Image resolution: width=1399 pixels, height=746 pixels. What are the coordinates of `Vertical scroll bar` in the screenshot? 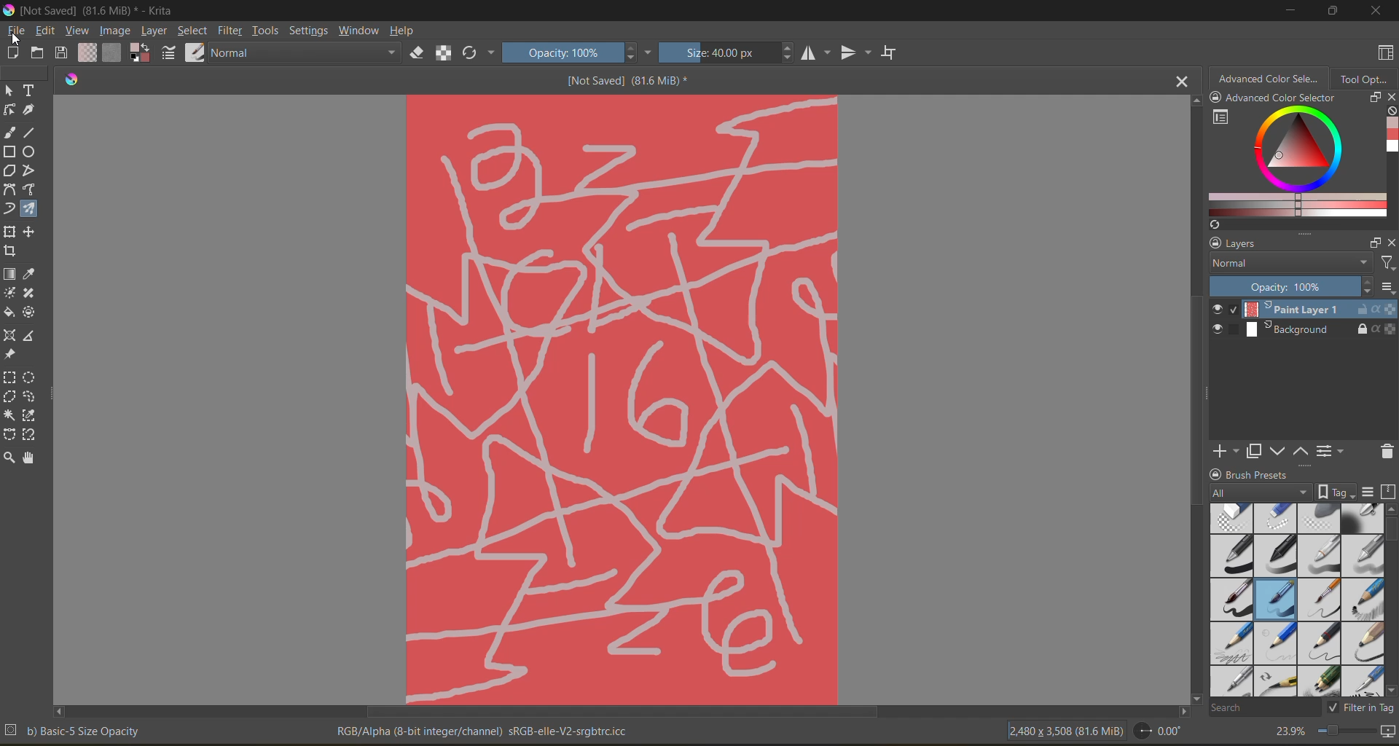 It's located at (1194, 398).